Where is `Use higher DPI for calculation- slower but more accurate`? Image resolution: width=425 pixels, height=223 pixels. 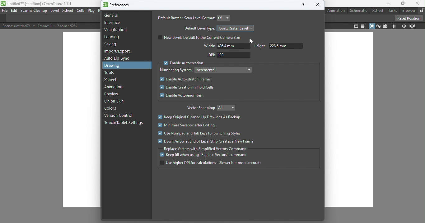
Use higher DPI for calculation- slower but more accurate is located at coordinates (211, 163).